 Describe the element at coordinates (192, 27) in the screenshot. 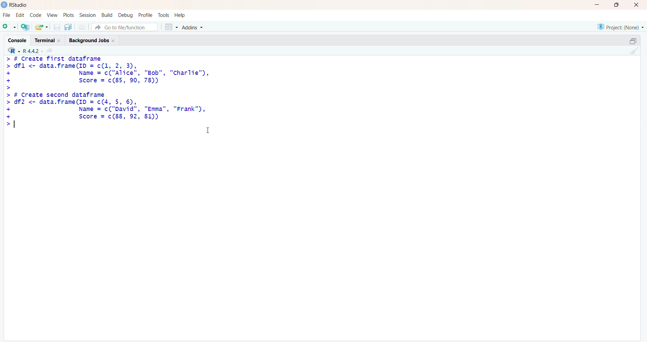

I see `Addins ` at that location.